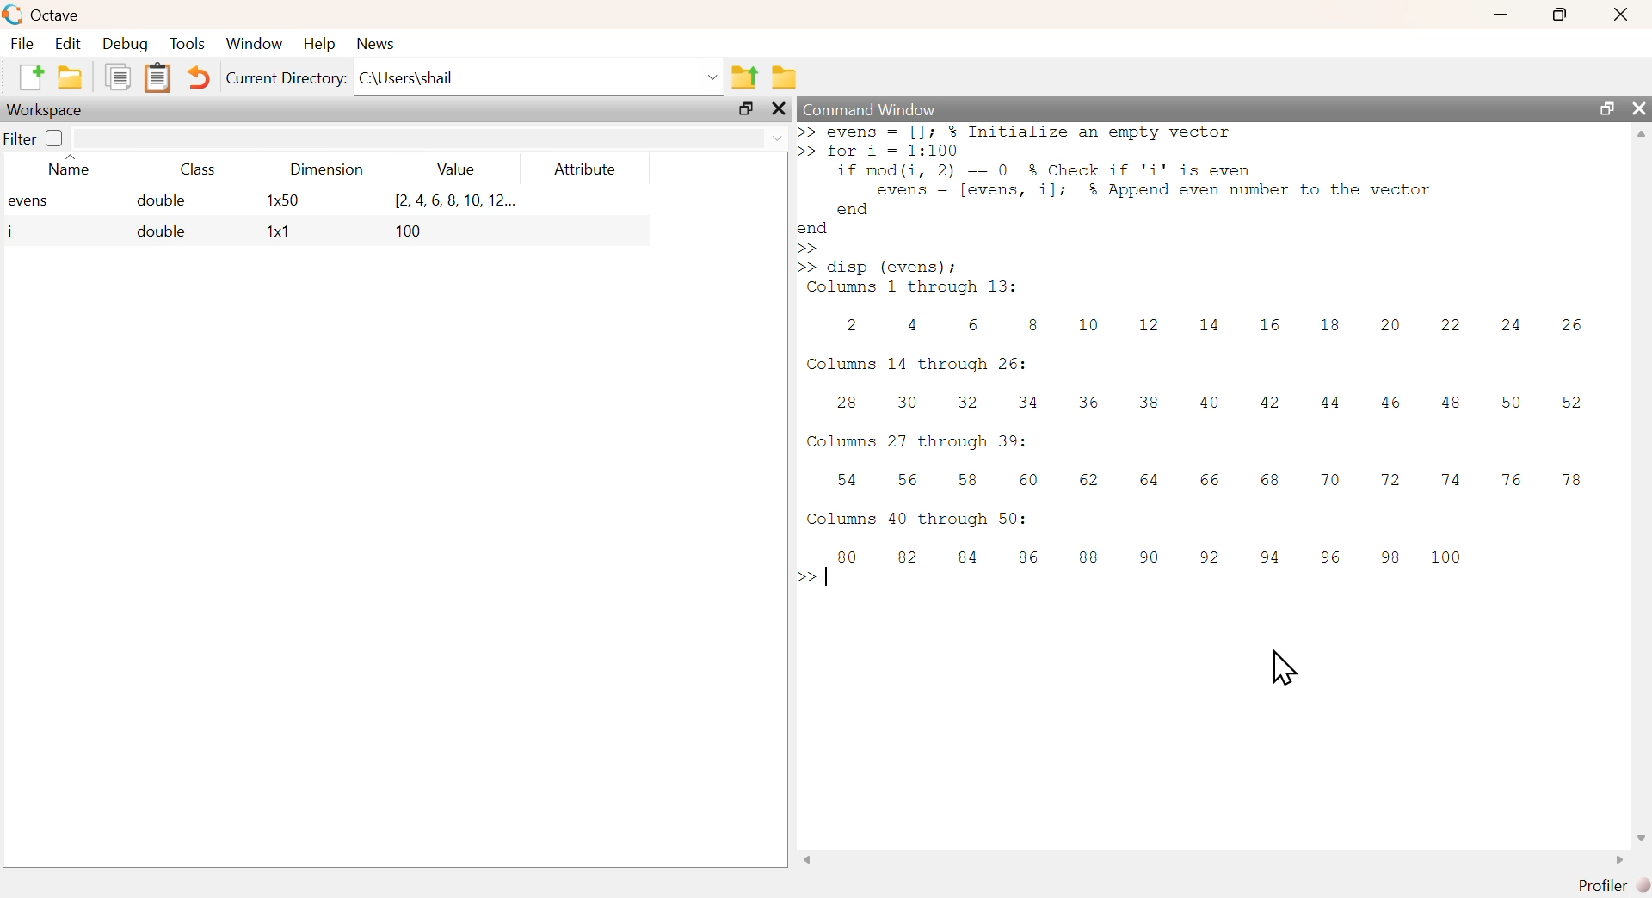 The image size is (1652, 898). What do you see at coordinates (455, 200) in the screenshot?
I see `[2.4,6,8,10, 12...` at bounding box center [455, 200].